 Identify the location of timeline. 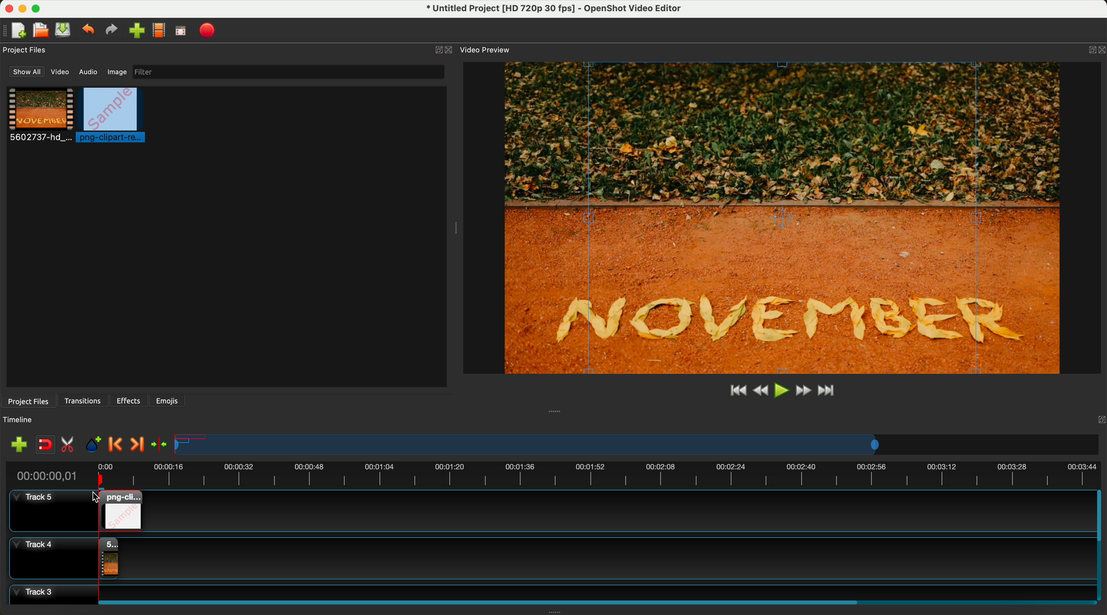
(23, 420).